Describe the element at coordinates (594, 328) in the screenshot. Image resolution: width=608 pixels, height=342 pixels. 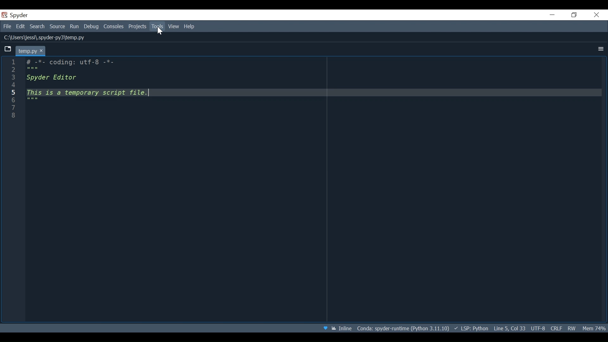
I see `Memory Usage` at that location.